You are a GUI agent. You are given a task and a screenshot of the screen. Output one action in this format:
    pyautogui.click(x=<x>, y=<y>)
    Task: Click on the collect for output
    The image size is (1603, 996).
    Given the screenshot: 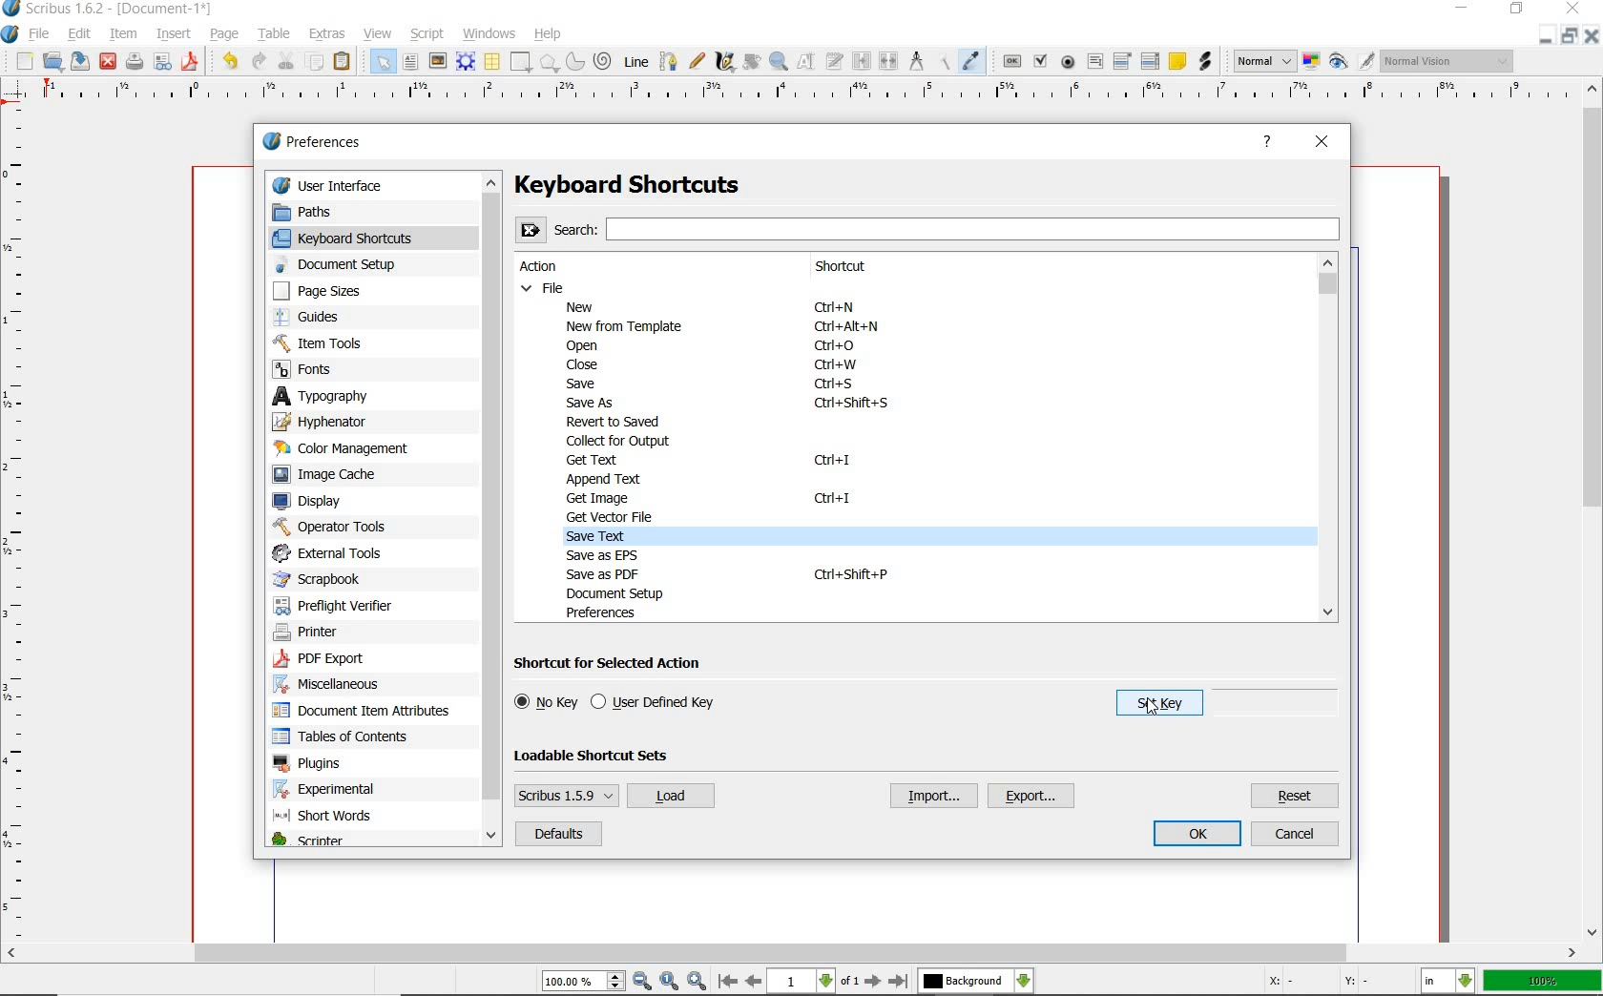 What is the action you would take?
    pyautogui.click(x=622, y=441)
    